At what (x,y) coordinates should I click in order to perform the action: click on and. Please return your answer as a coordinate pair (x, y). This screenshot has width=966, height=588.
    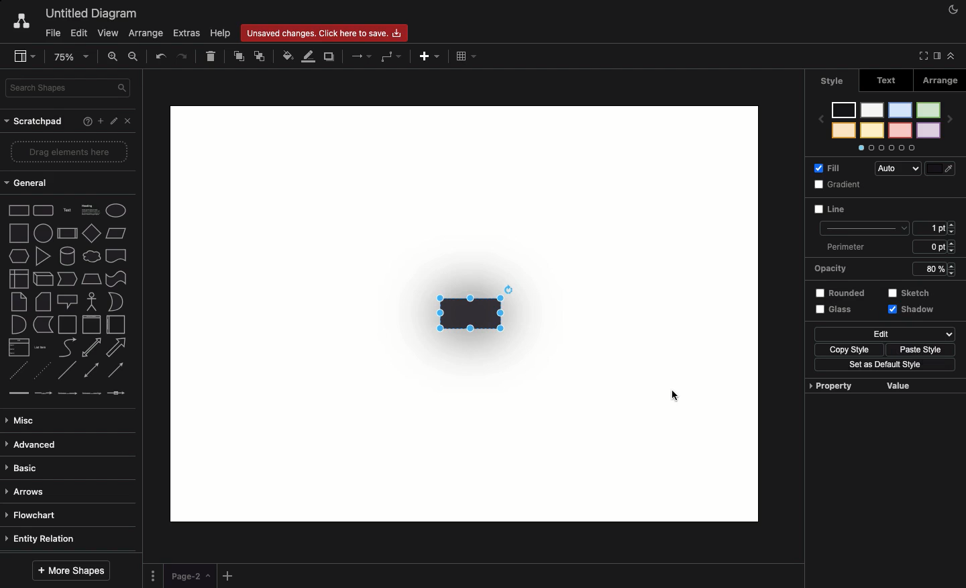
    Looking at the image, I should click on (18, 324).